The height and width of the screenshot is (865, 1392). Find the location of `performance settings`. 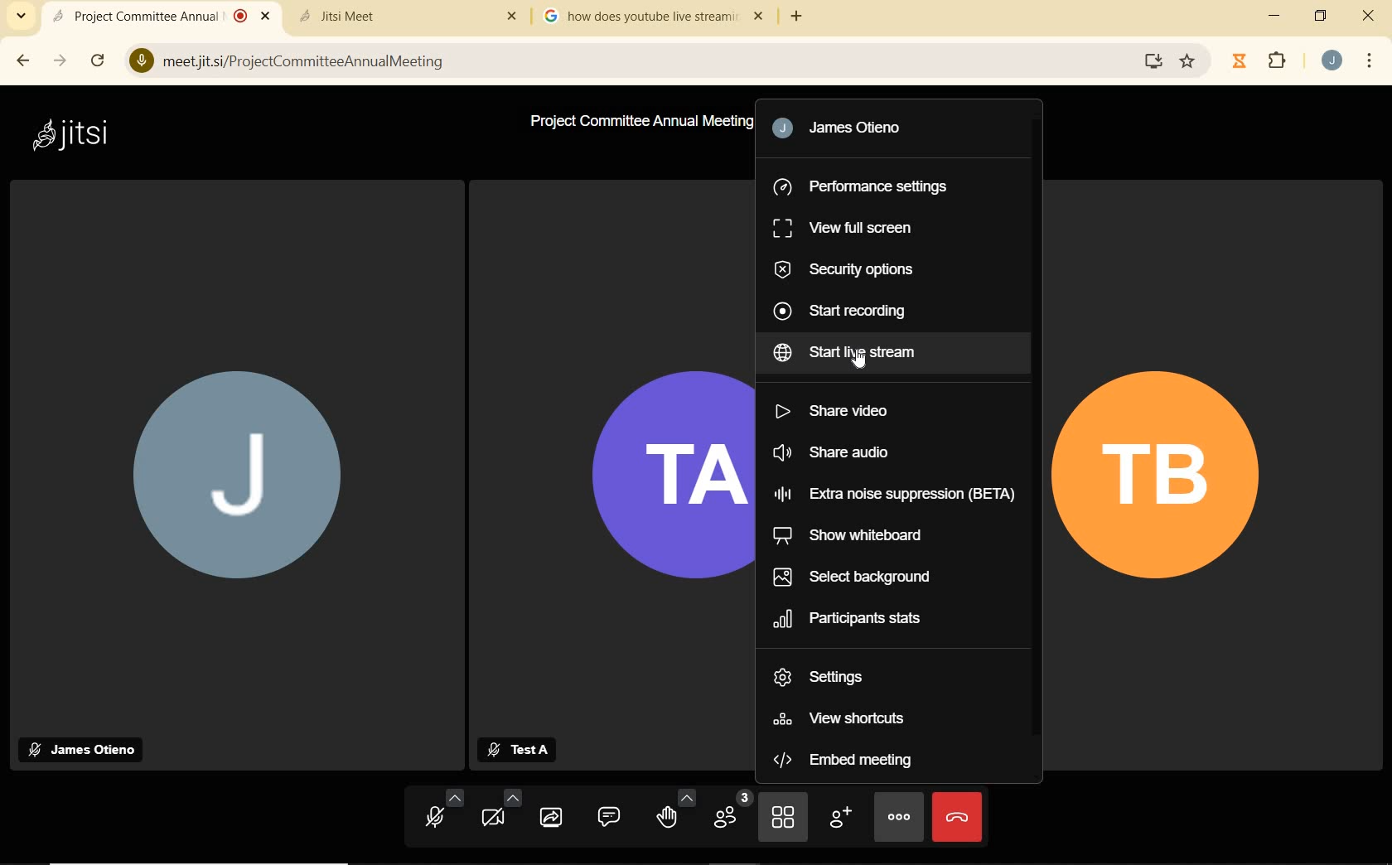

performance settings is located at coordinates (868, 190).